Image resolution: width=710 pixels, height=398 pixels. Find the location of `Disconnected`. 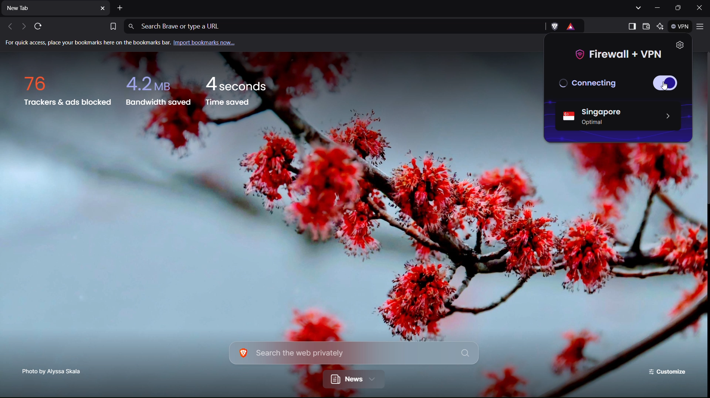

Disconnected is located at coordinates (596, 82).